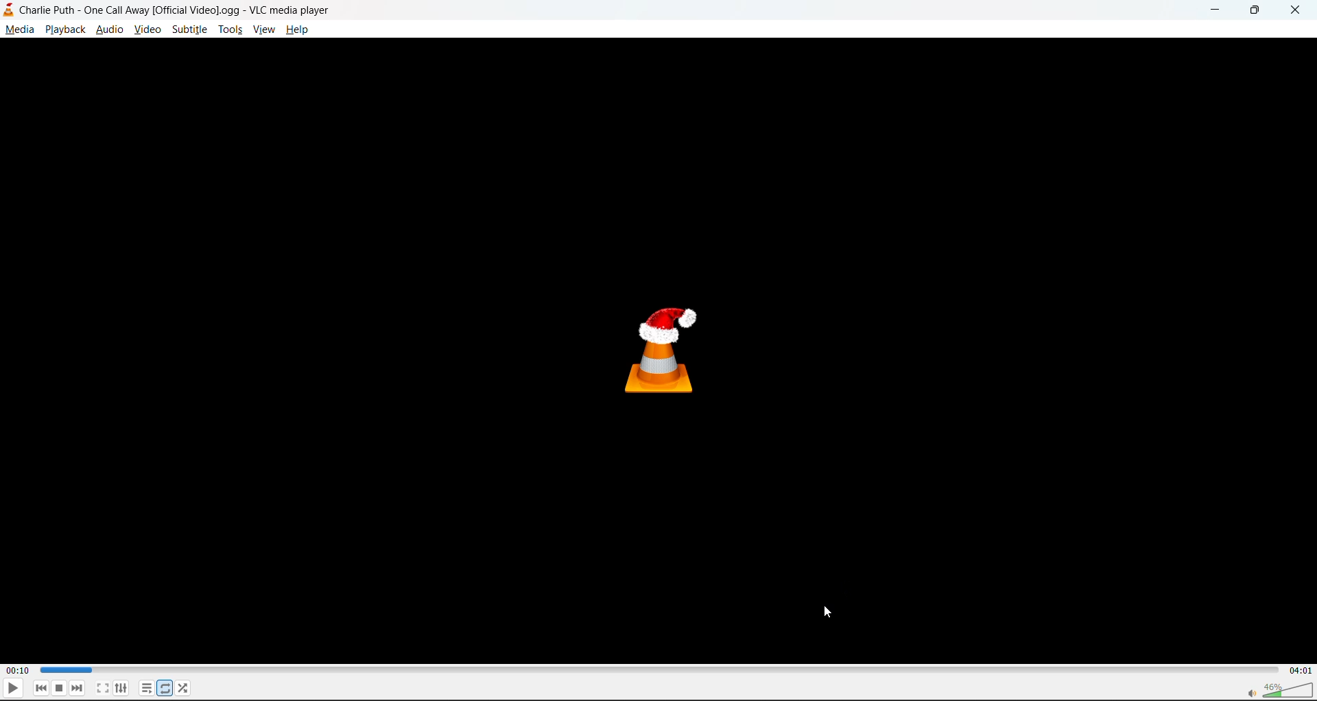  I want to click on close, so click(1299, 10).